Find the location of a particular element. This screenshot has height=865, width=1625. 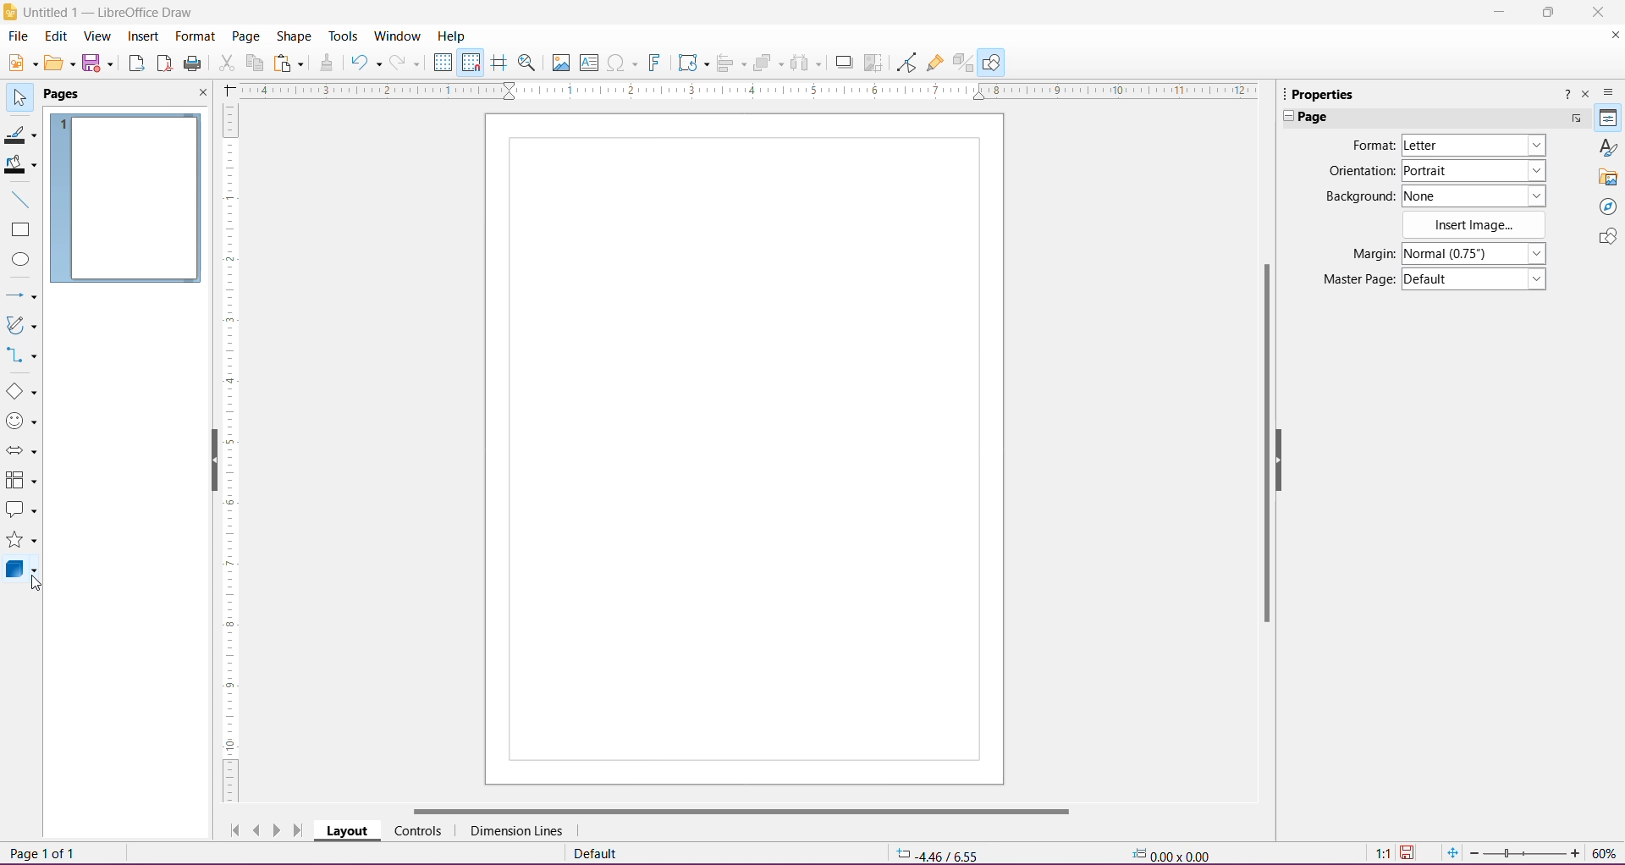

Format is located at coordinates (1371, 145).